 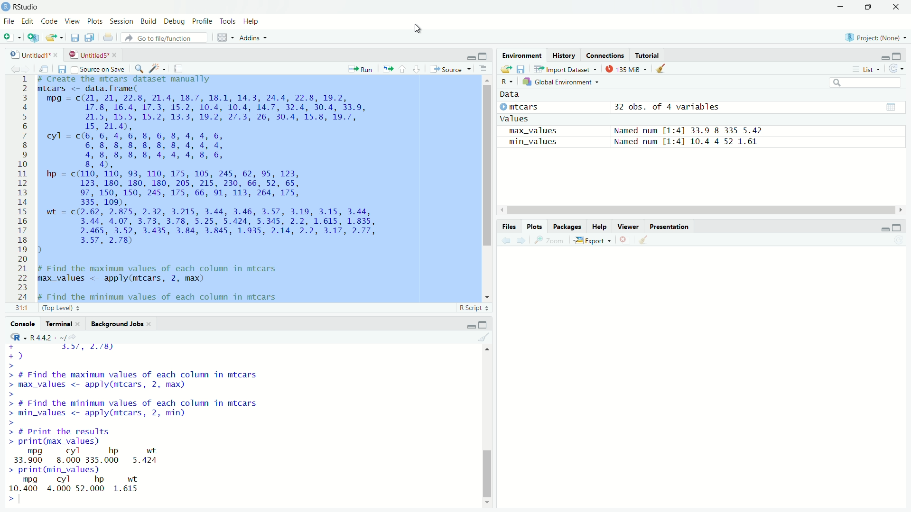 What do you see at coordinates (465, 324) in the screenshot?
I see `minimise` at bounding box center [465, 324].